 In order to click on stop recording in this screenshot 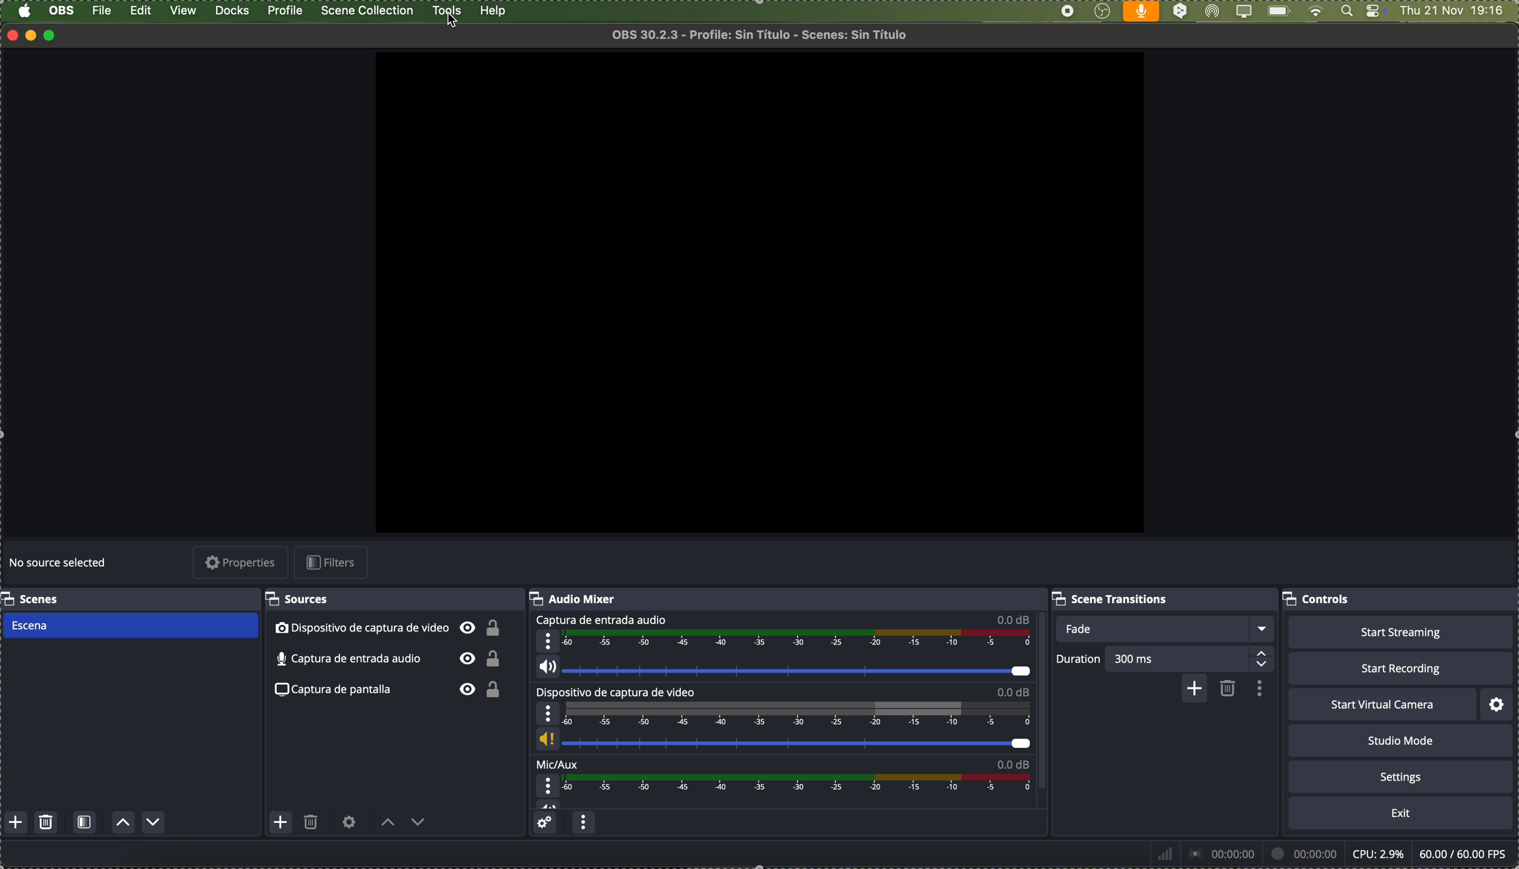, I will do `click(1067, 11)`.